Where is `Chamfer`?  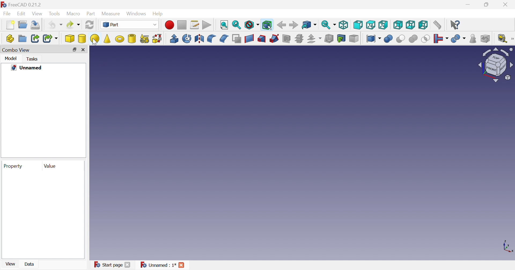
Chamfer is located at coordinates (225, 39).